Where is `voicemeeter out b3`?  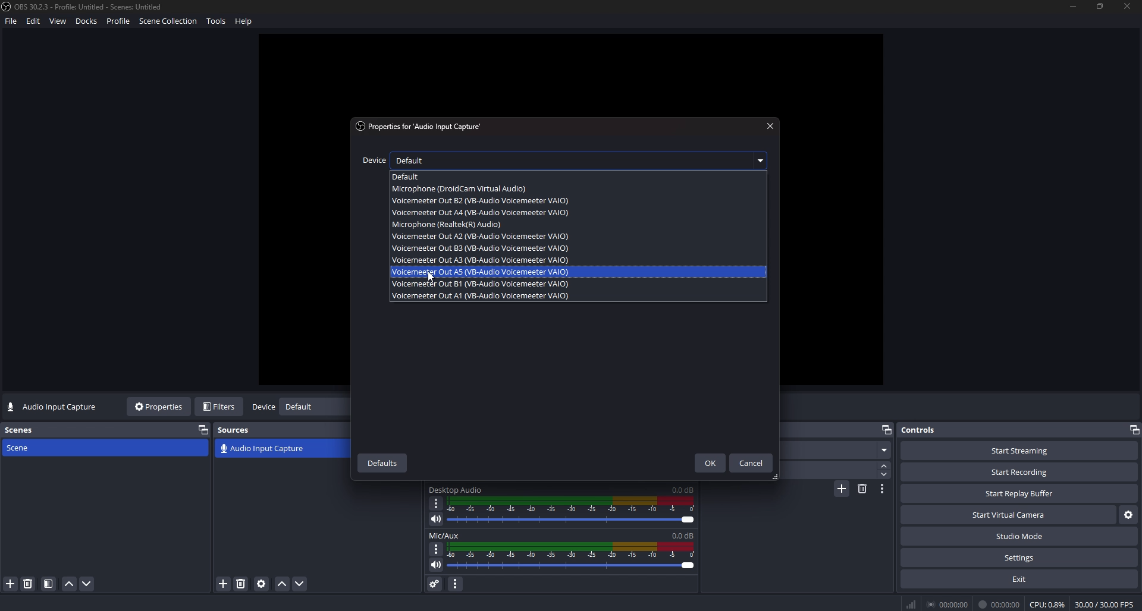 voicemeeter out b3 is located at coordinates (481, 248).